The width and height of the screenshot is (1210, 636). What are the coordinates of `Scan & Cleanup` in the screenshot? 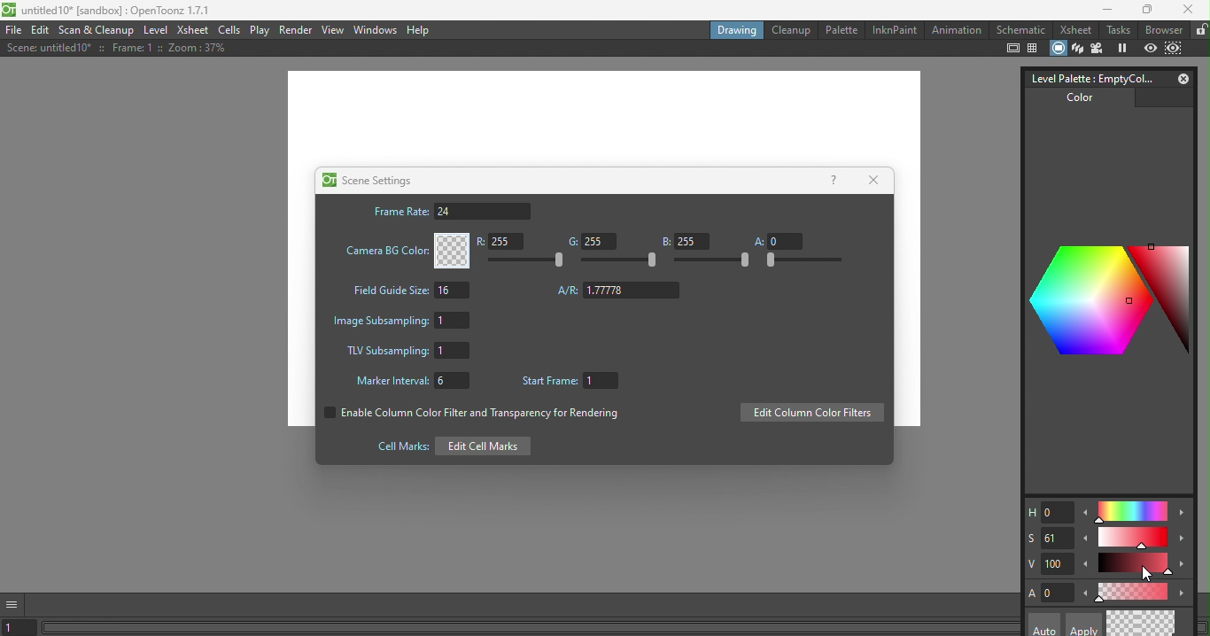 It's located at (100, 30).